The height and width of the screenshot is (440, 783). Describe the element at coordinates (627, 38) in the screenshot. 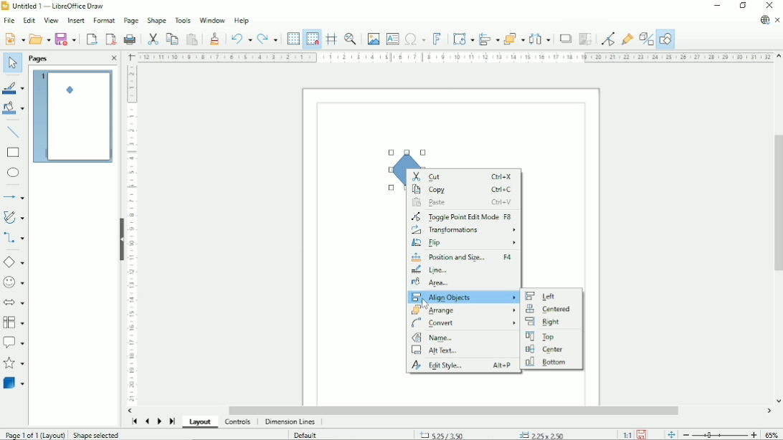

I see `Show gluepoint functions` at that location.